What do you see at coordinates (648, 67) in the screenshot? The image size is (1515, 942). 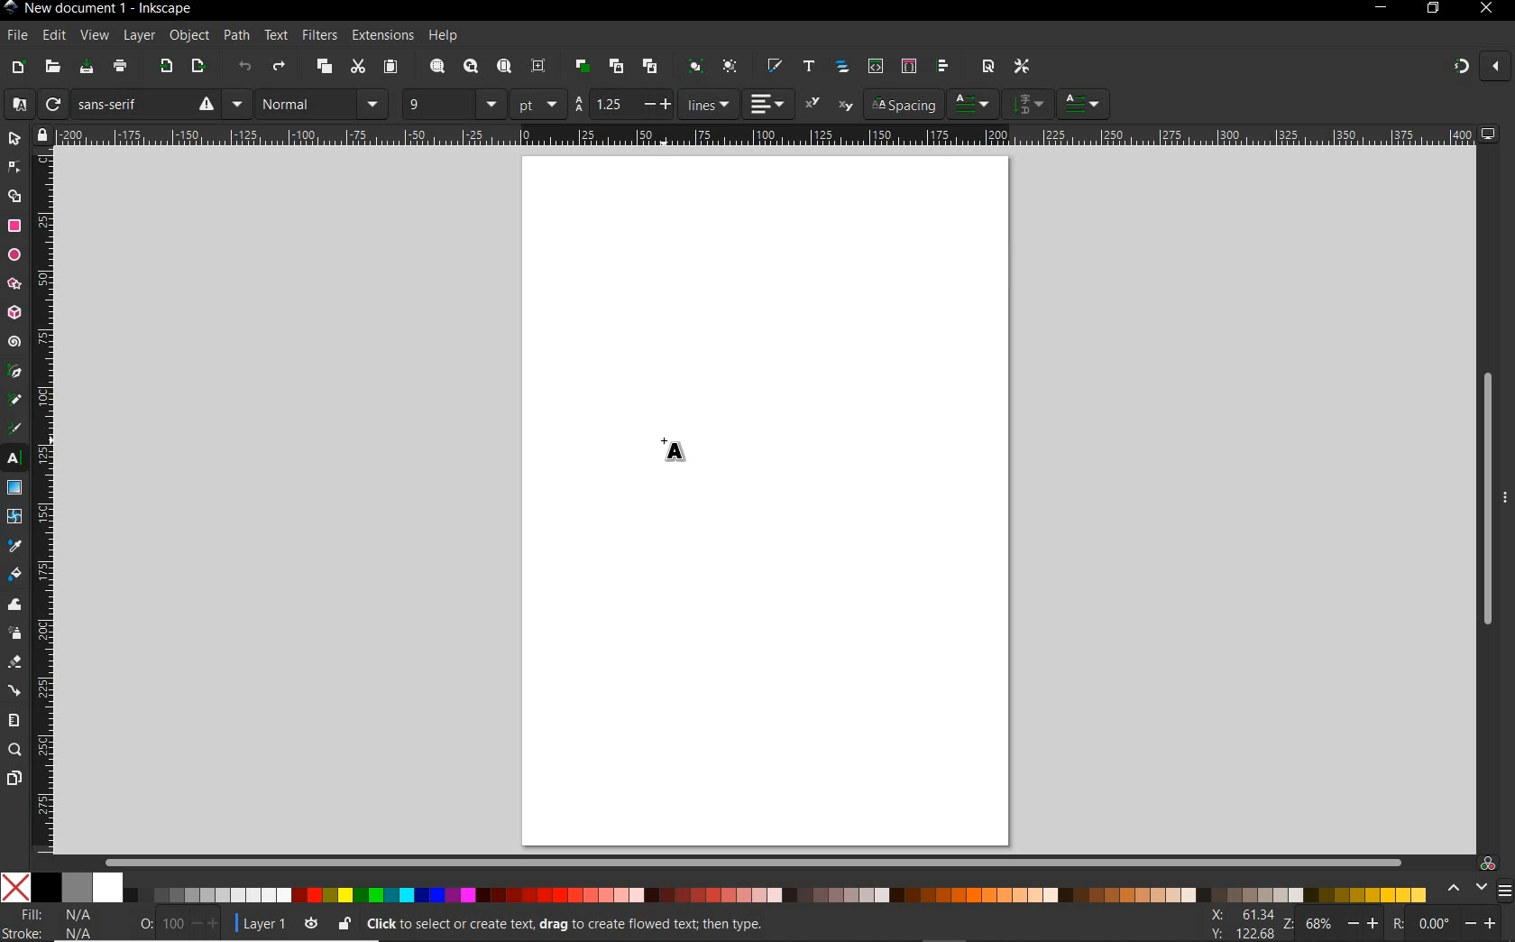 I see `unlink clone` at bounding box center [648, 67].